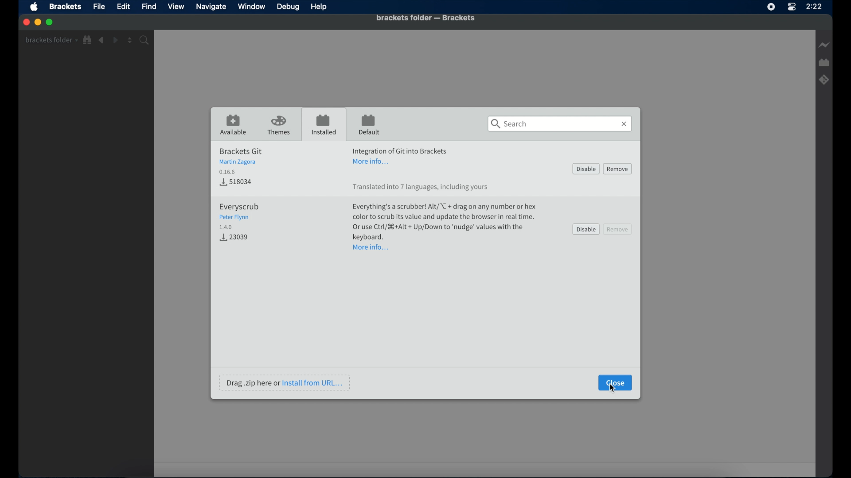  What do you see at coordinates (251, 6) in the screenshot?
I see `window` at bounding box center [251, 6].